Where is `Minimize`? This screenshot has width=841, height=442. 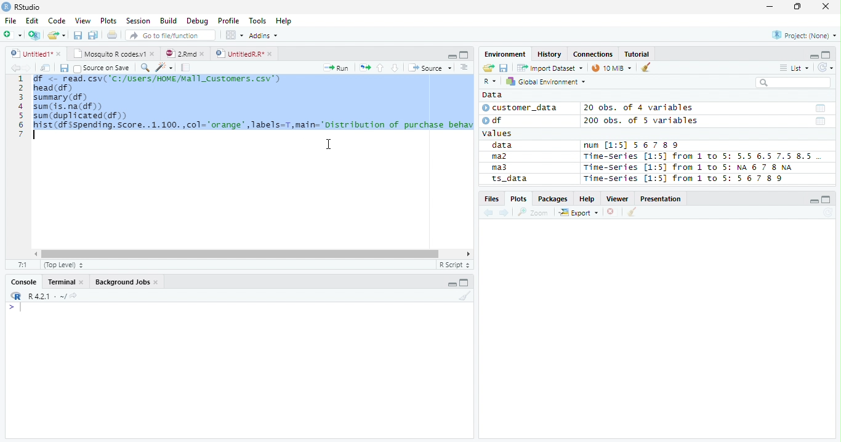
Minimize is located at coordinates (453, 283).